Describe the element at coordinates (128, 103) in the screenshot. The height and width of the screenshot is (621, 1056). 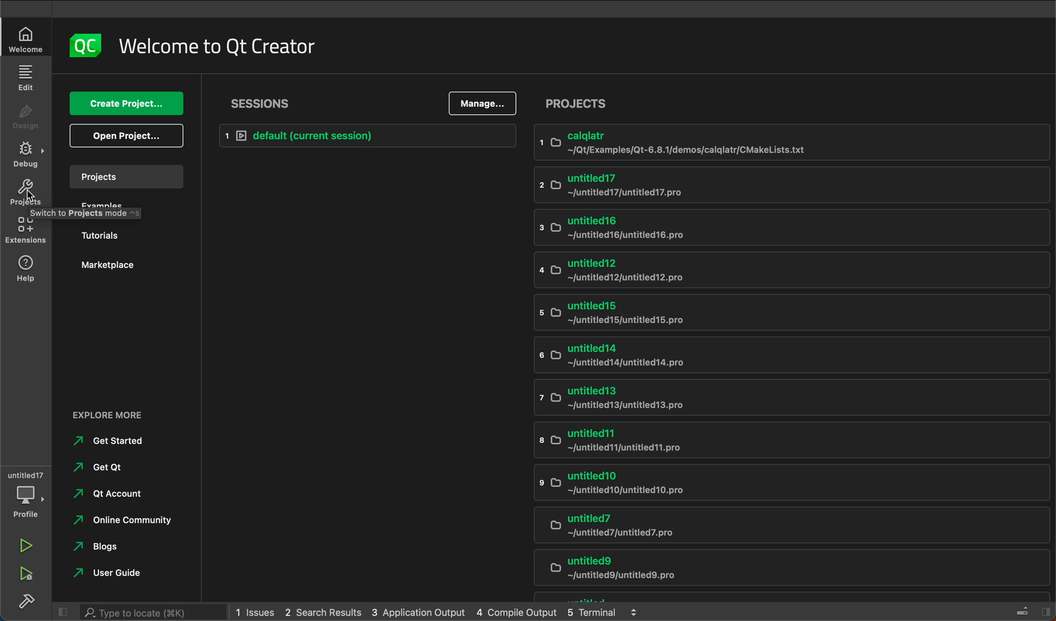
I see `create project` at that location.